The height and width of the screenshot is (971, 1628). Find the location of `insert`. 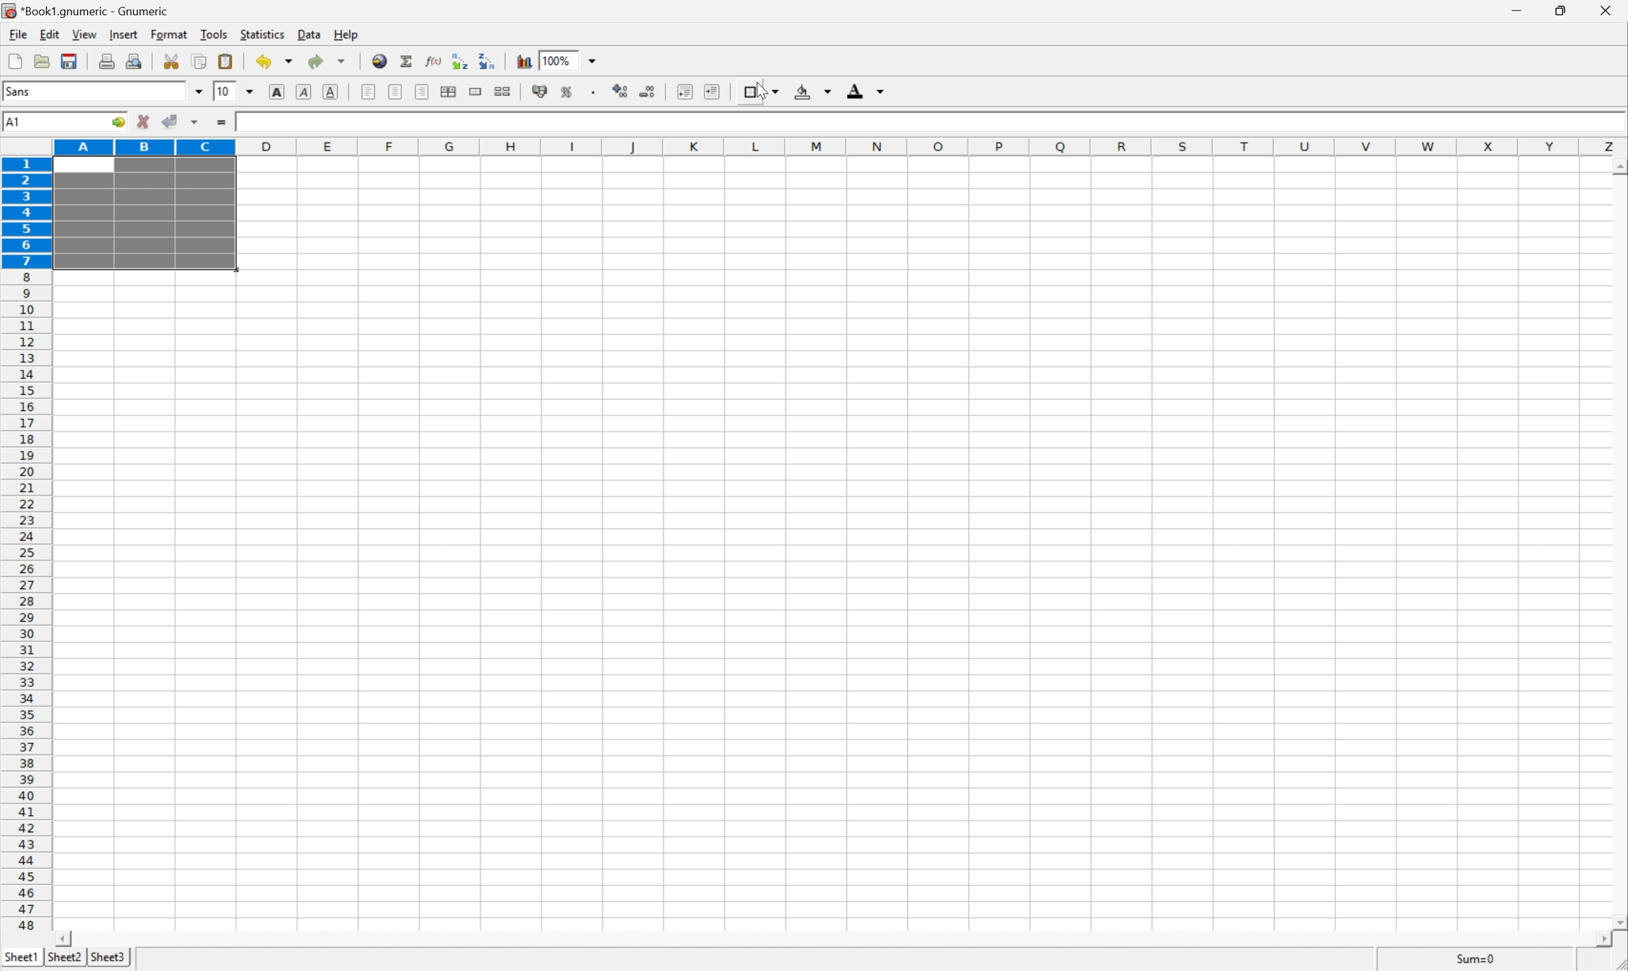

insert is located at coordinates (123, 35).